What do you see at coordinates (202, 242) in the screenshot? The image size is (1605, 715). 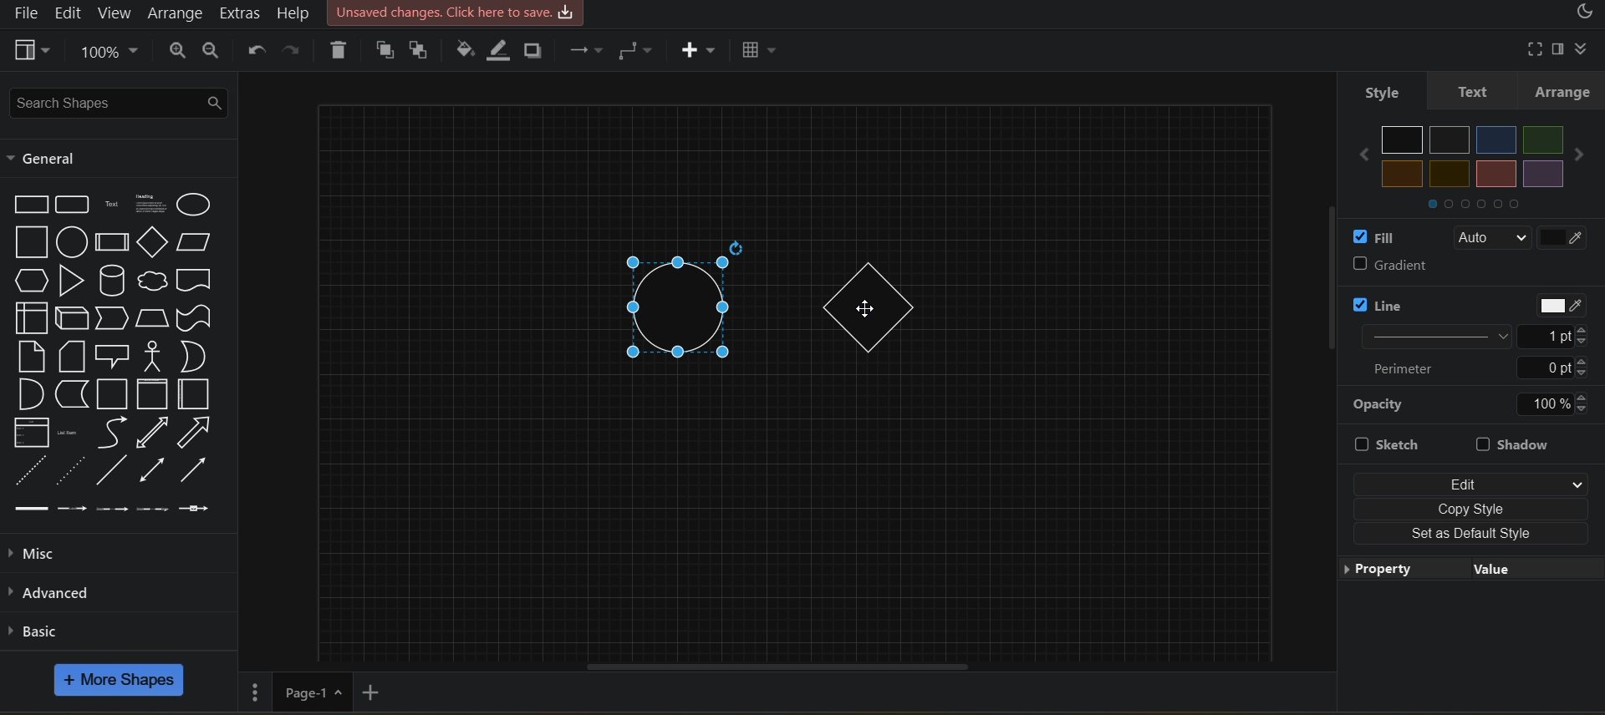 I see `Parallelogram` at bounding box center [202, 242].